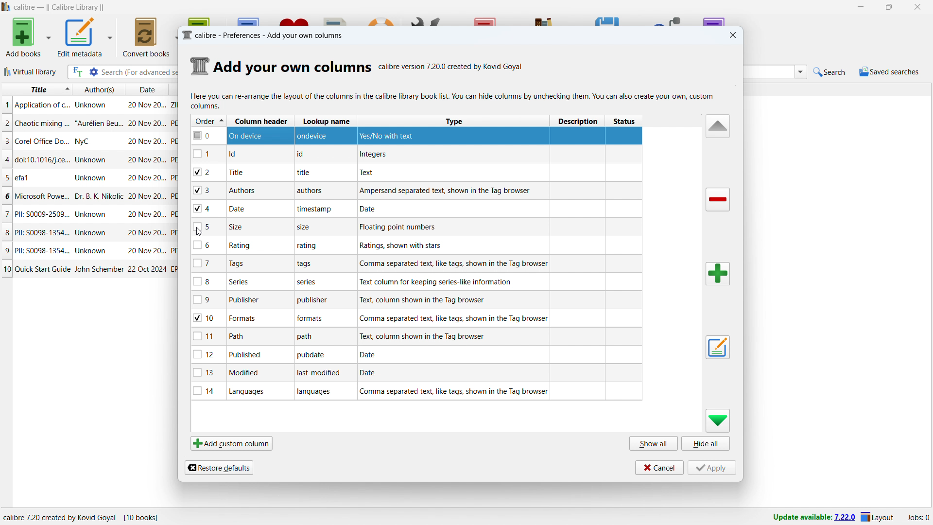 The width and height of the screenshot is (933, 525). I want to click on date, so click(147, 142).